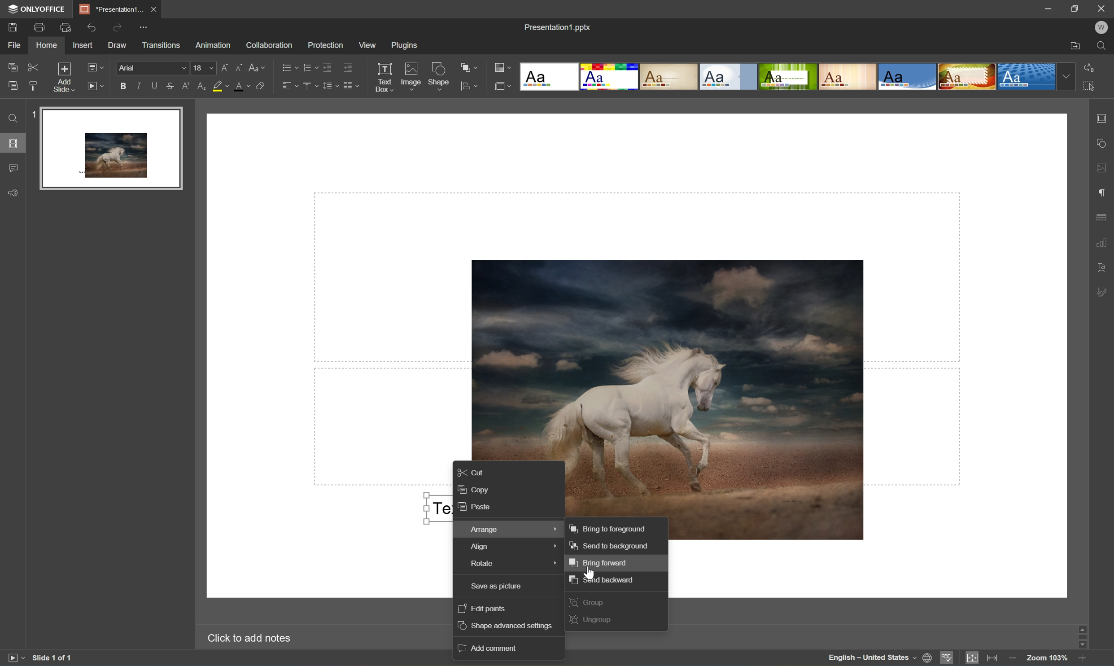 This screenshot has height=666, width=1114. Describe the element at coordinates (482, 609) in the screenshot. I see `Edit points` at that location.